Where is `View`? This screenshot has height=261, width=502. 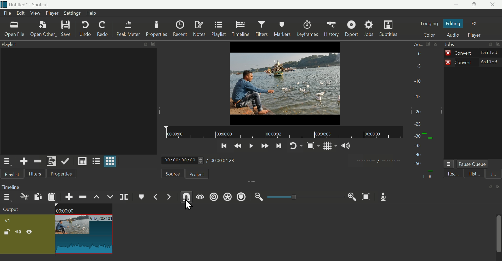 View is located at coordinates (35, 13).